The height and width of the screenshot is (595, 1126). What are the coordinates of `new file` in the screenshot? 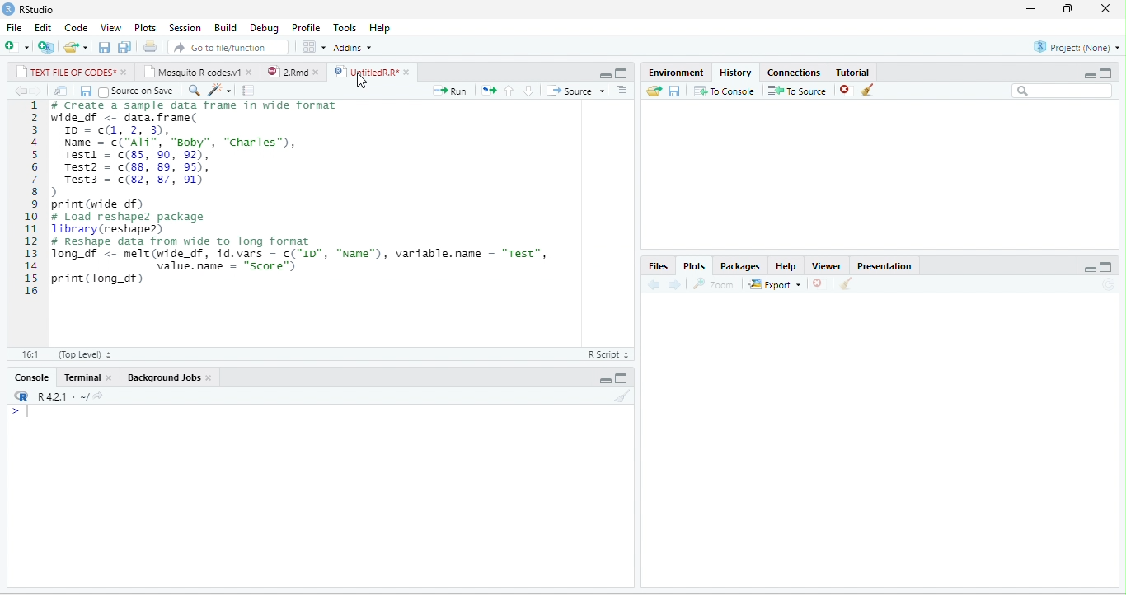 It's located at (16, 48).